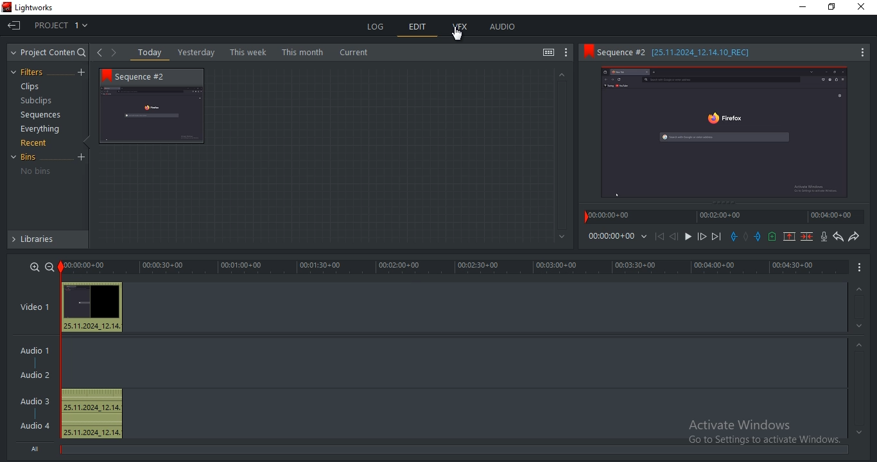 The width and height of the screenshot is (877, 462). What do you see at coordinates (40, 114) in the screenshot?
I see `sequences` at bounding box center [40, 114].